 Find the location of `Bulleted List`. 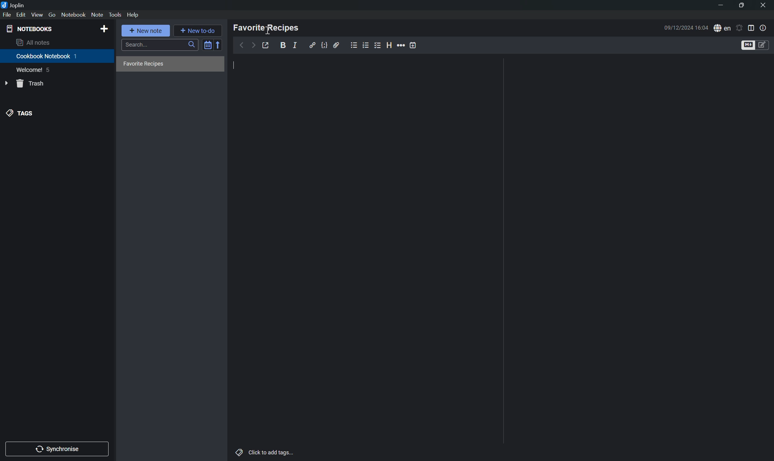

Bulleted List is located at coordinates (353, 46).